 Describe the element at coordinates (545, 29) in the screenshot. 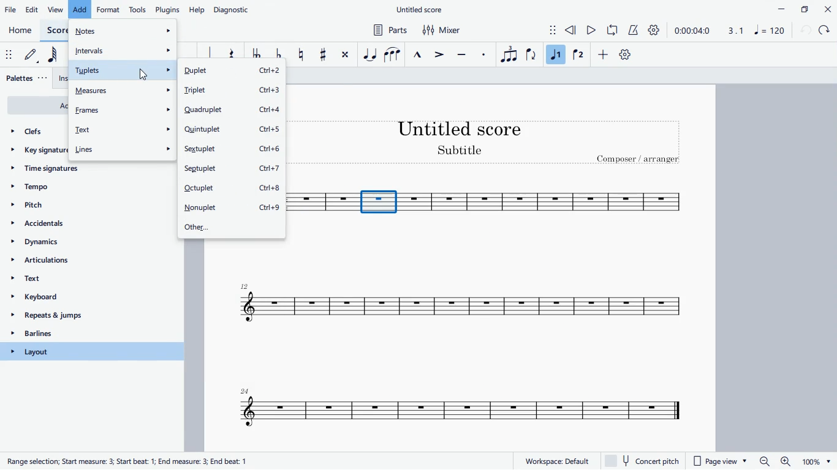

I see `move` at that location.